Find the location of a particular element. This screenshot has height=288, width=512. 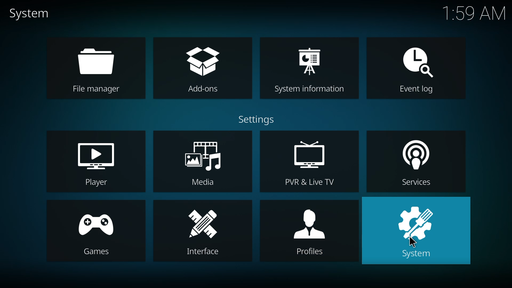

add-ons is located at coordinates (202, 67).